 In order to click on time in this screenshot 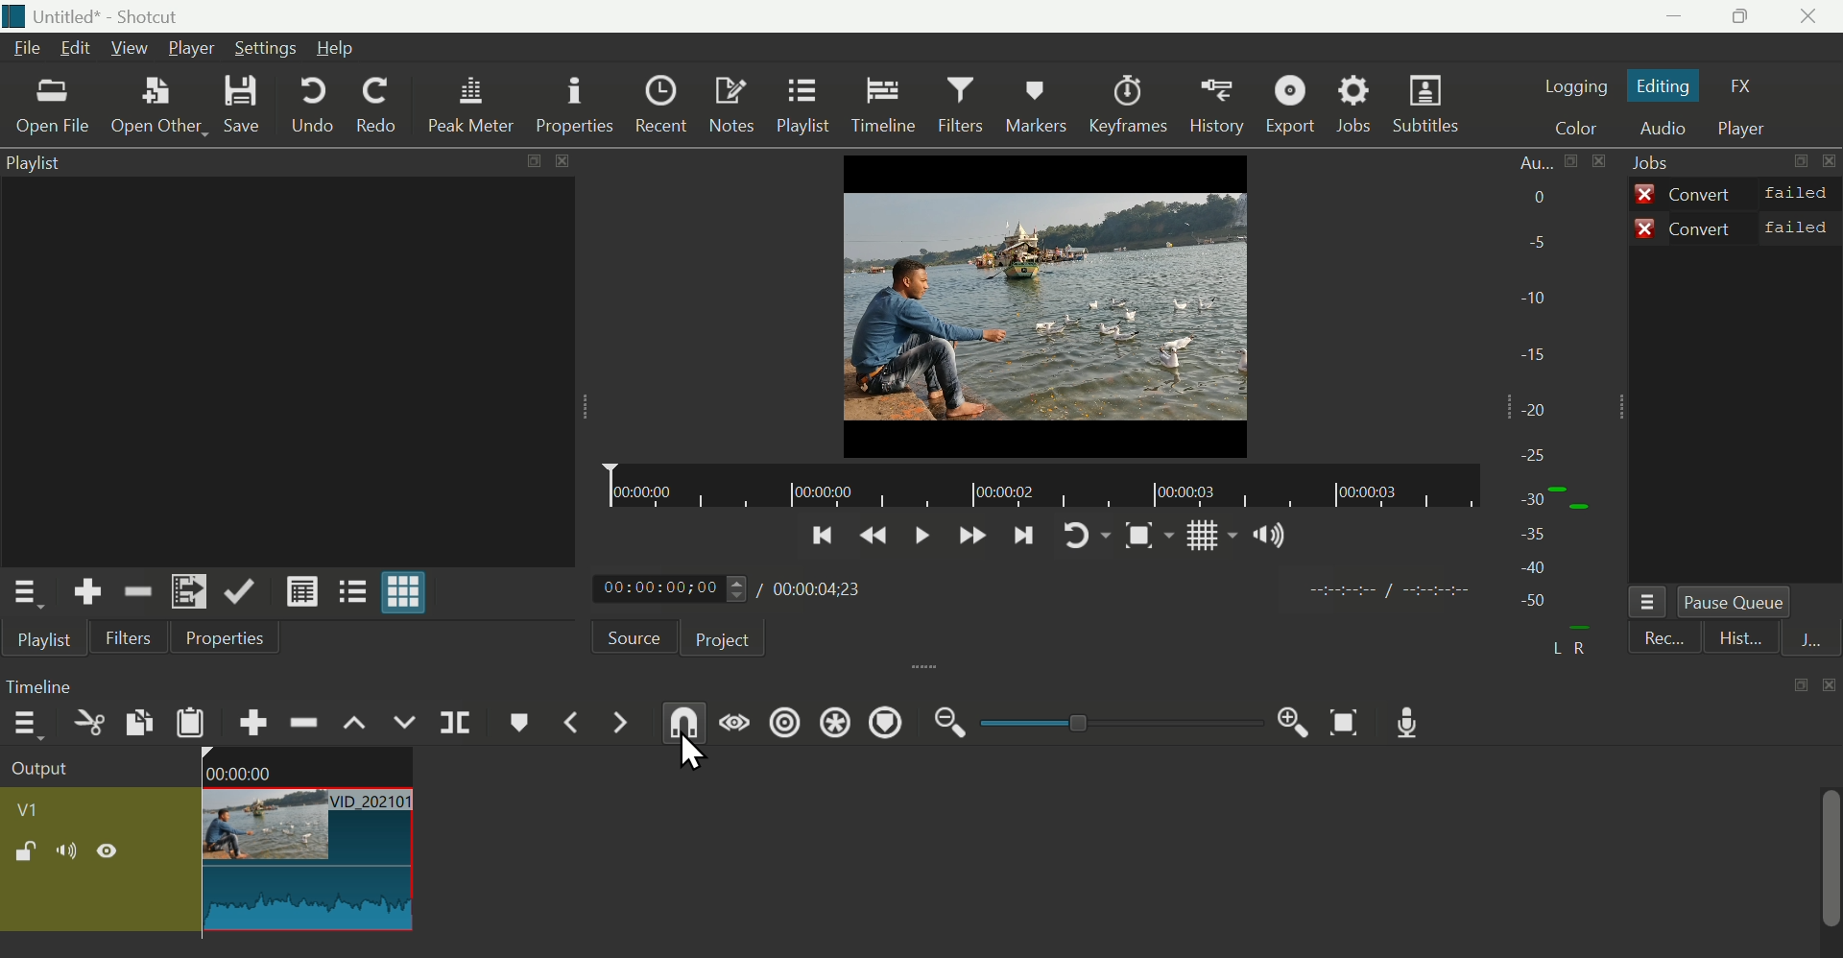, I will do `click(1376, 594)`.